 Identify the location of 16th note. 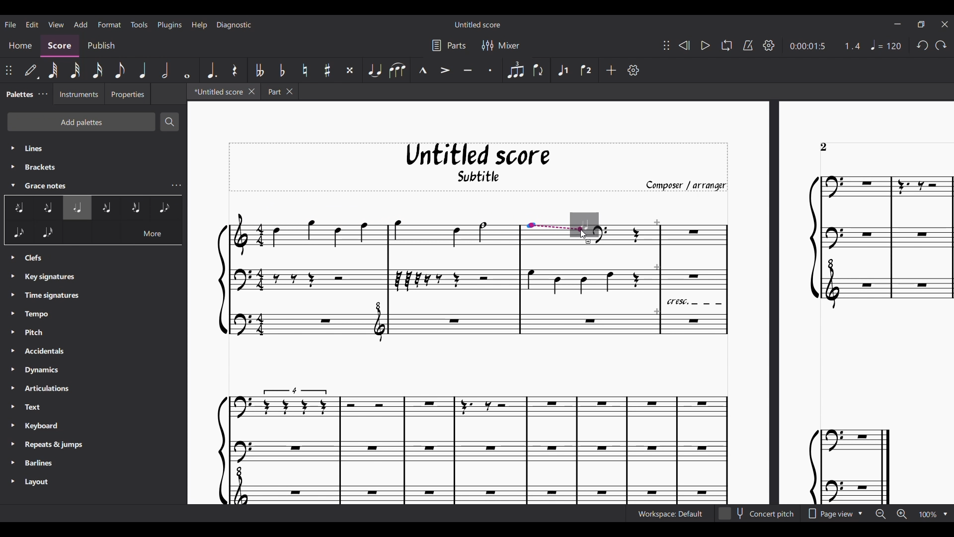
(97, 71).